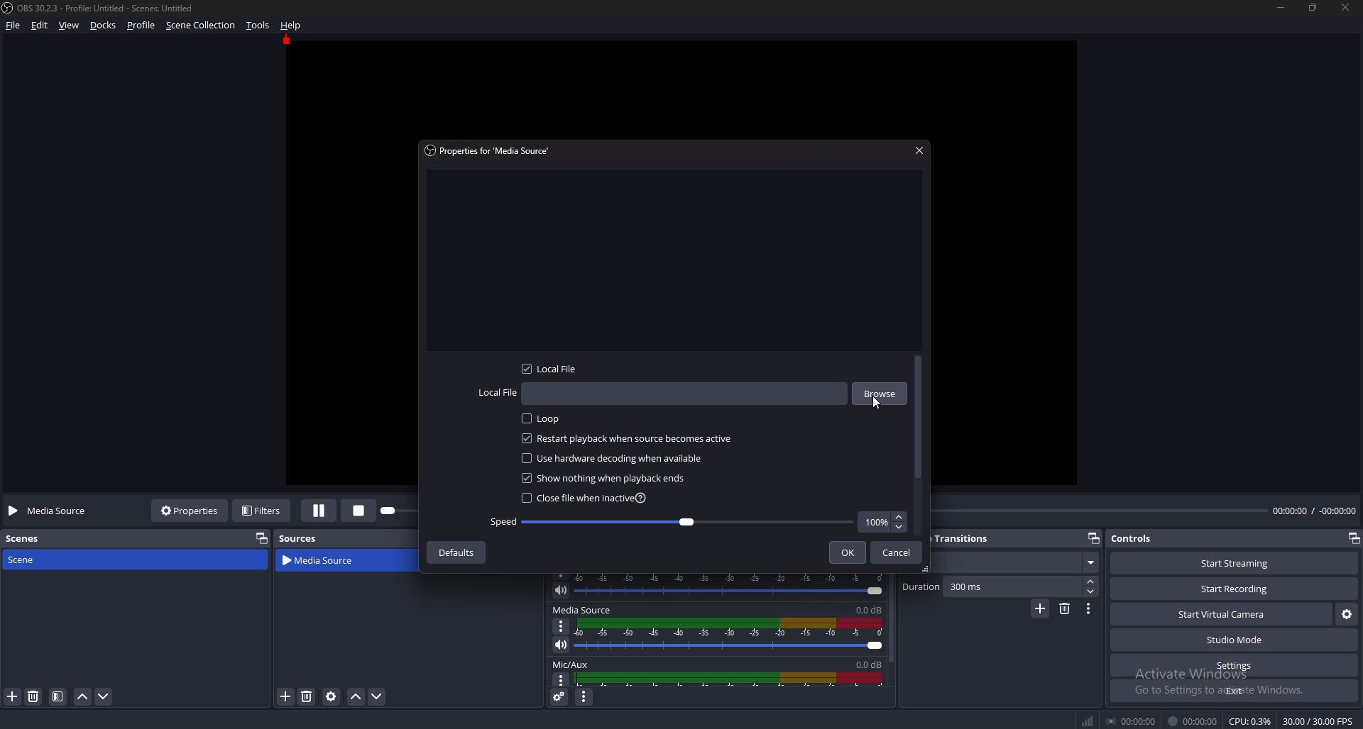  I want to click on Speed, so click(672, 522).